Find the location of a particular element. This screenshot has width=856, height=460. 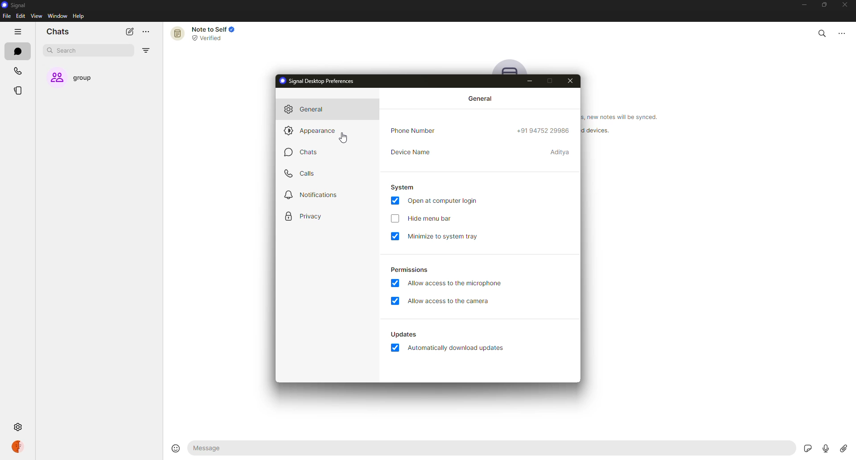

maximize is located at coordinates (548, 81).